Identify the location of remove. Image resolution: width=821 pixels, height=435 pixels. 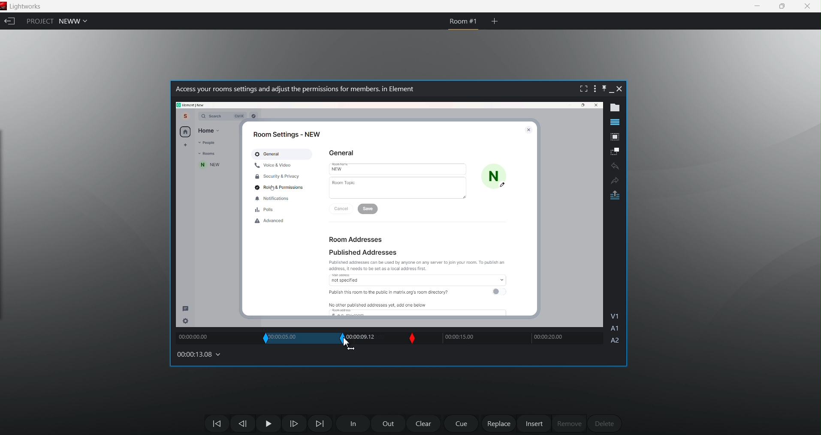
(568, 423).